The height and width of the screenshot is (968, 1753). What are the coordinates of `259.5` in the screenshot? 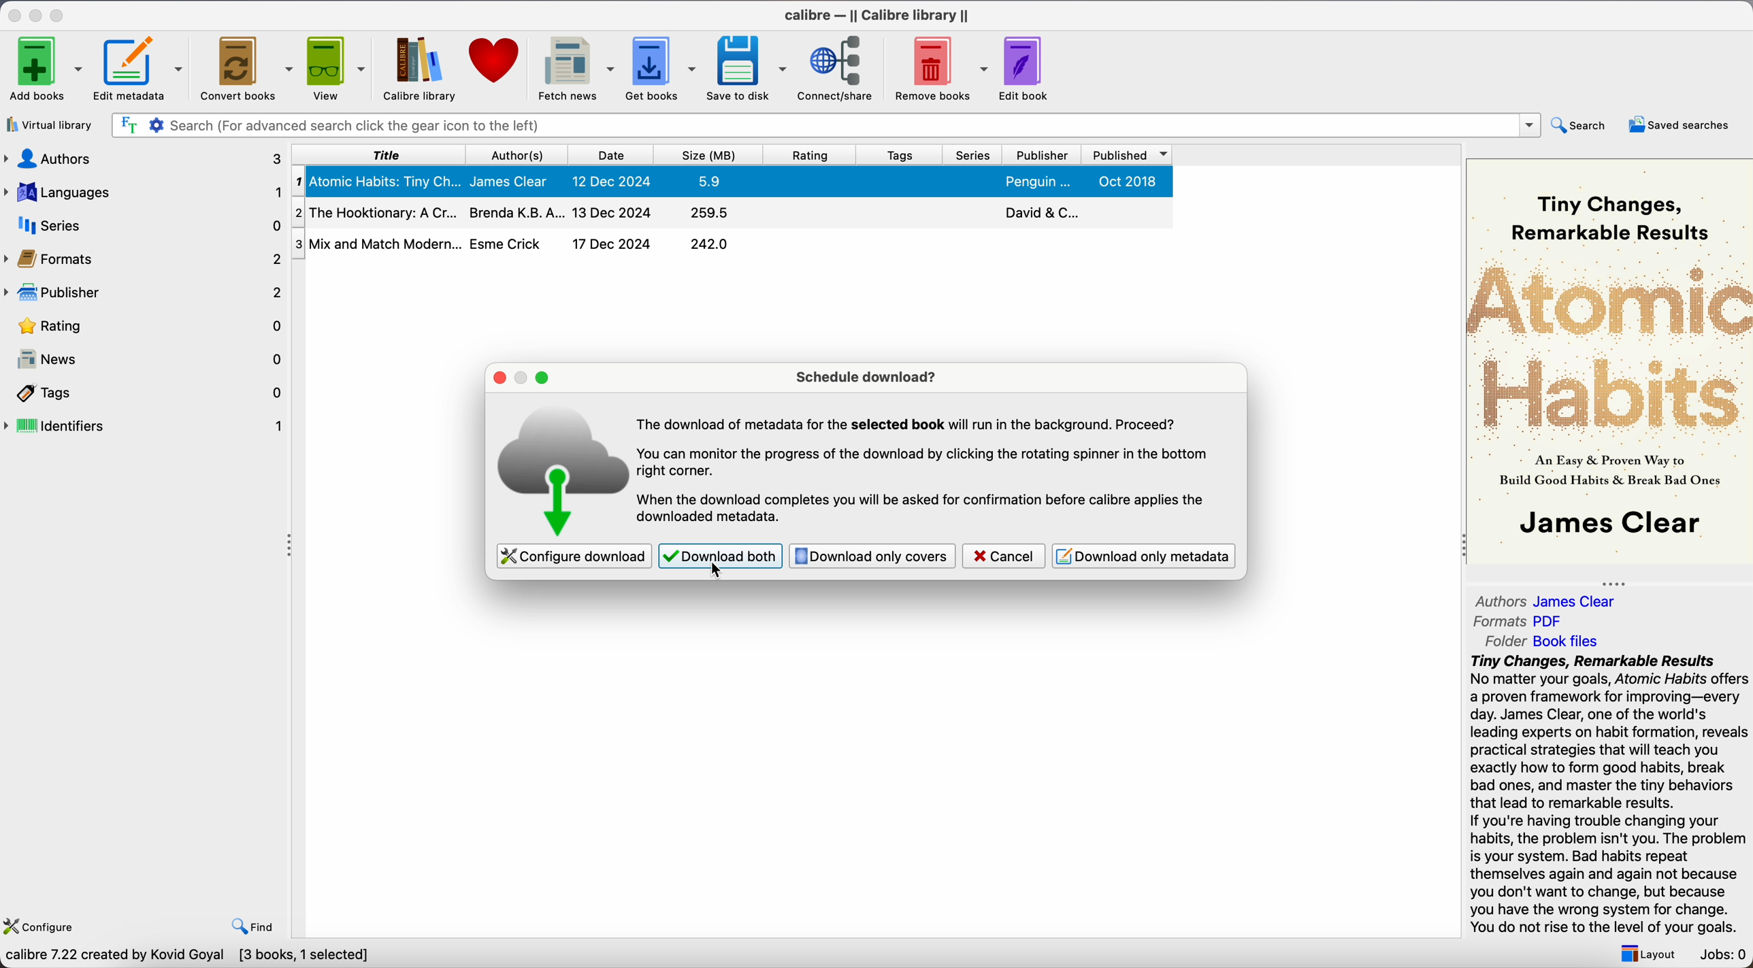 It's located at (712, 214).